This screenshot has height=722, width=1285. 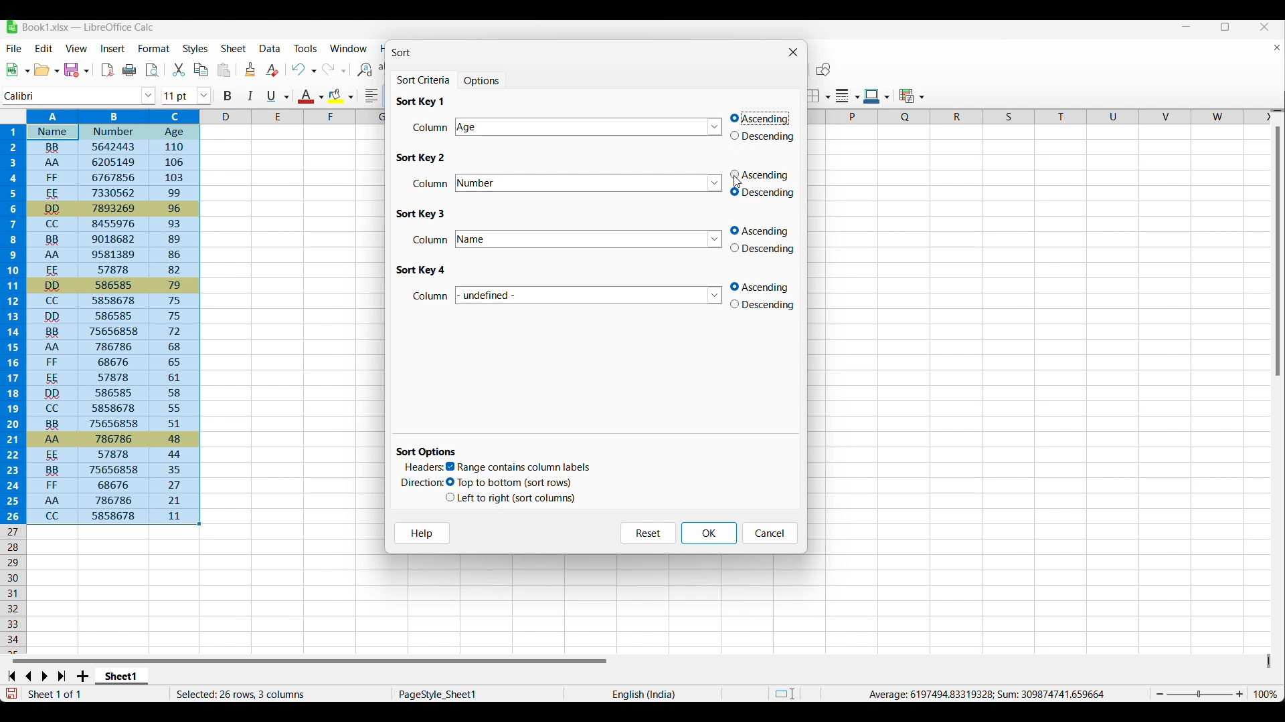 What do you see at coordinates (76, 70) in the screenshot?
I see `Save options` at bounding box center [76, 70].